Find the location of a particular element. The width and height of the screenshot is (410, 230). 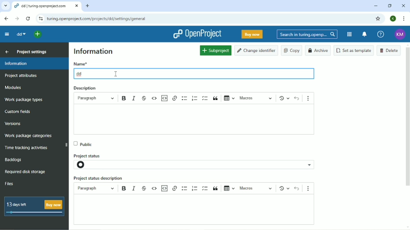

Information is located at coordinates (34, 64).